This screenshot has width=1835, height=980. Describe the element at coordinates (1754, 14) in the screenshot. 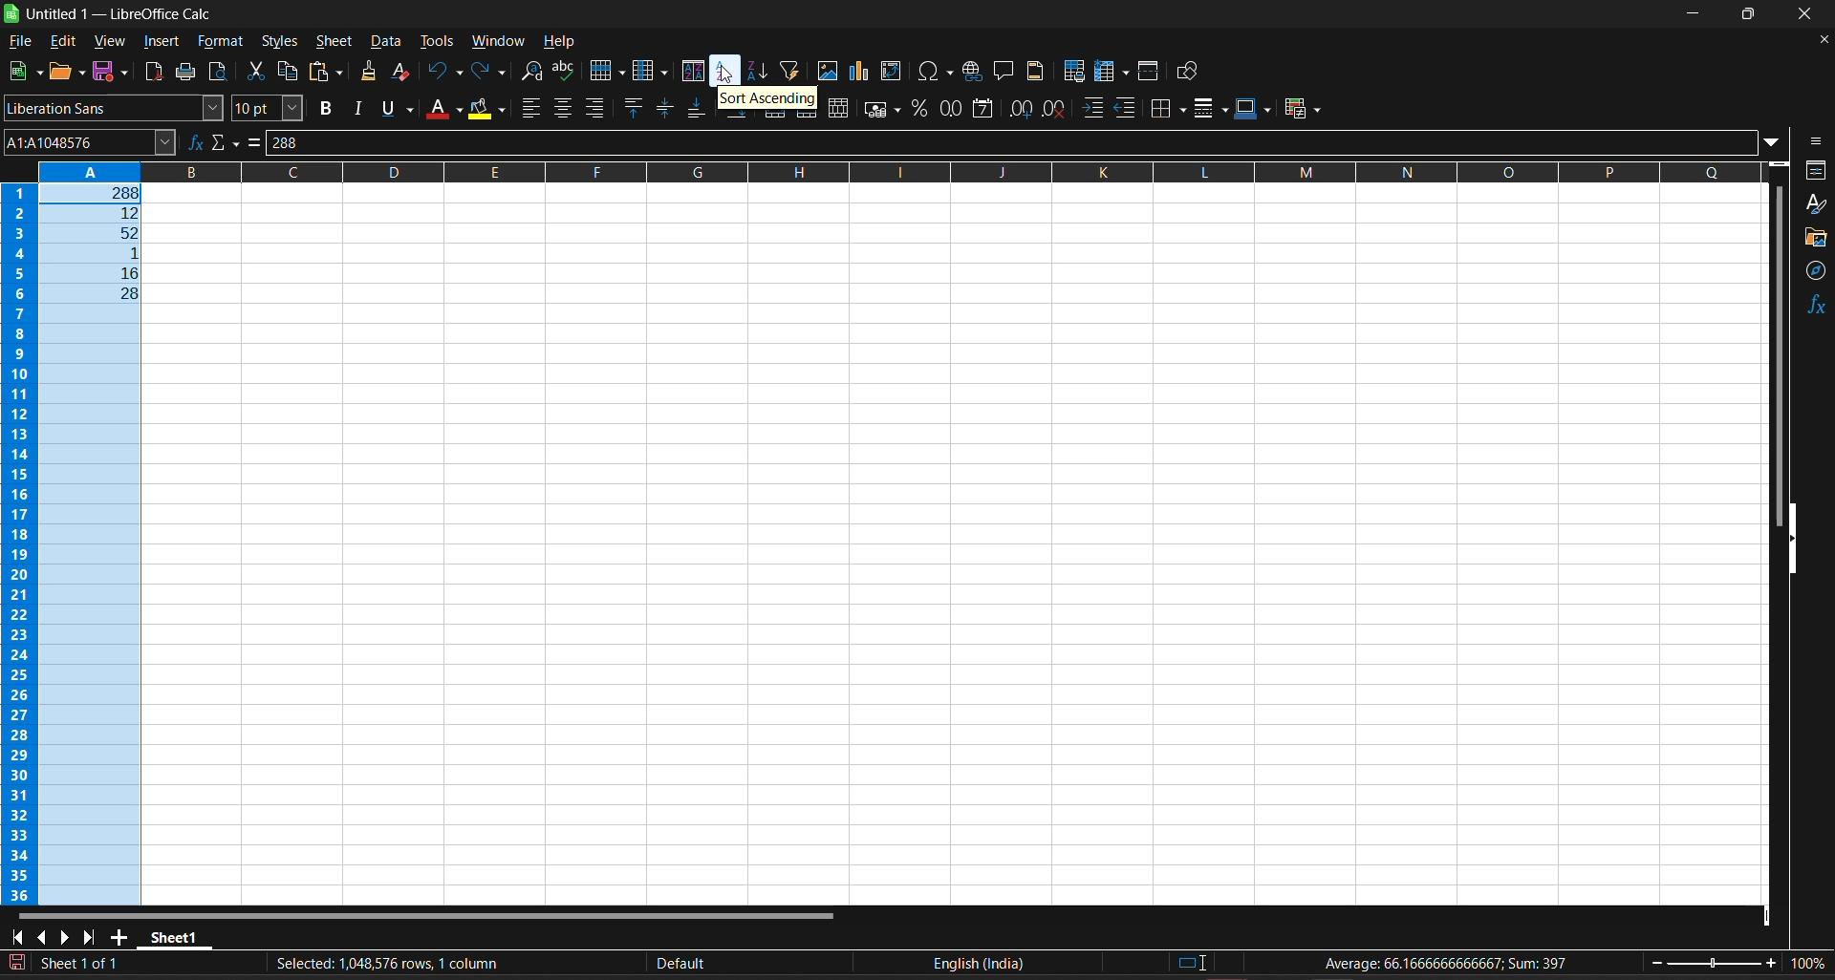

I see `maximize` at that location.